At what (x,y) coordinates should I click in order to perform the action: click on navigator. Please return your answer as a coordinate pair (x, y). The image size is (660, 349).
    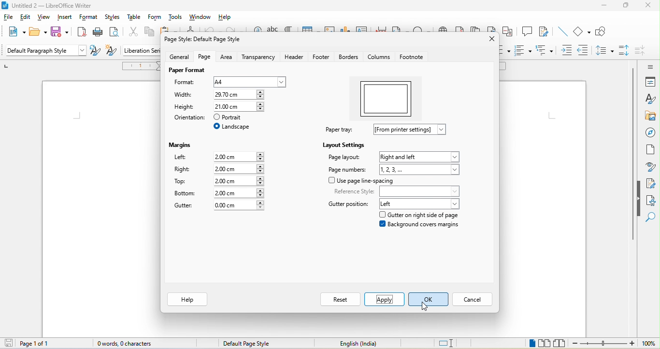
    Looking at the image, I should click on (650, 133).